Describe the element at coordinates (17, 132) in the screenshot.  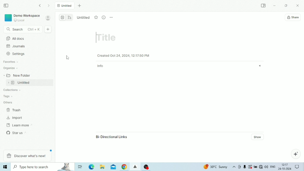
I see `Star us` at that location.